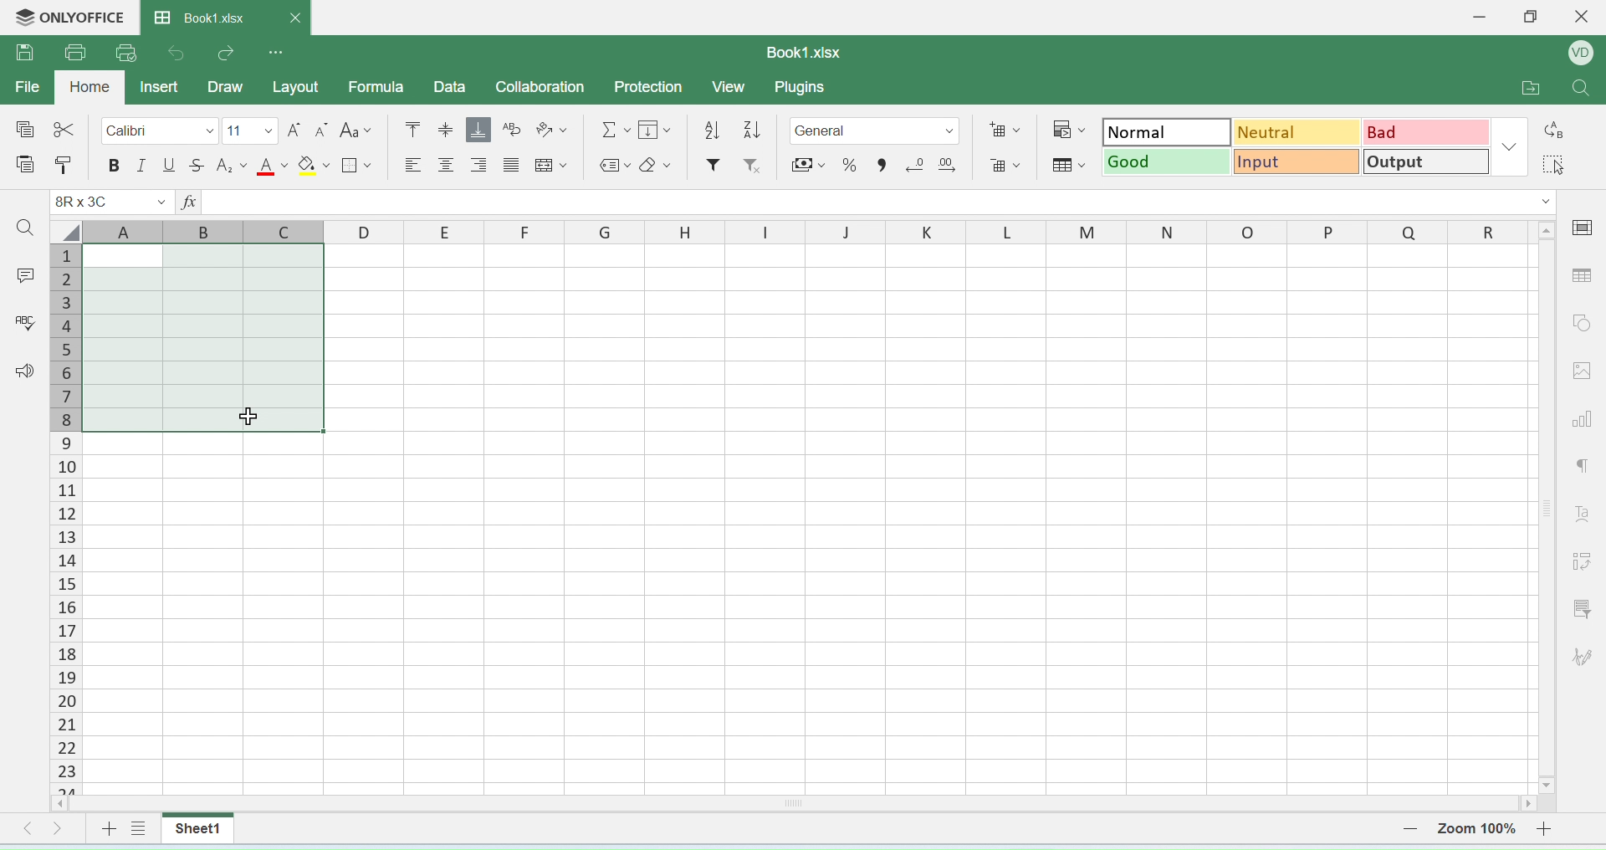  What do you see at coordinates (182, 51) in the screenshot?
I see `undo` at bounding box center [182, 51].